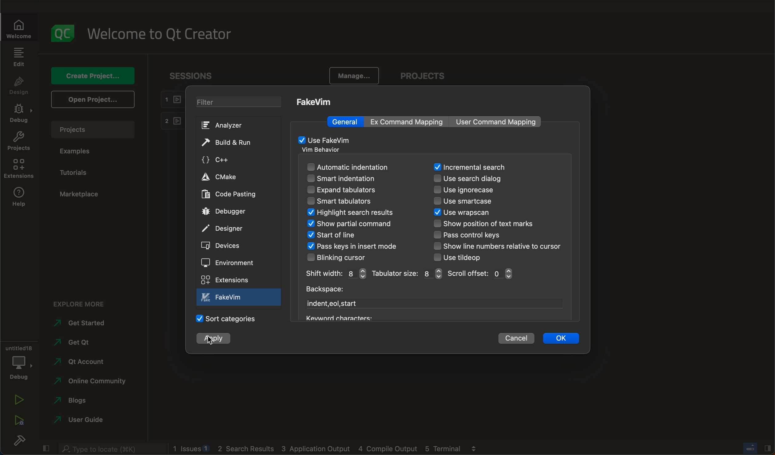  Describe the element at coordinates (20, 168) in the screenshot. I see `extensions` at that location.